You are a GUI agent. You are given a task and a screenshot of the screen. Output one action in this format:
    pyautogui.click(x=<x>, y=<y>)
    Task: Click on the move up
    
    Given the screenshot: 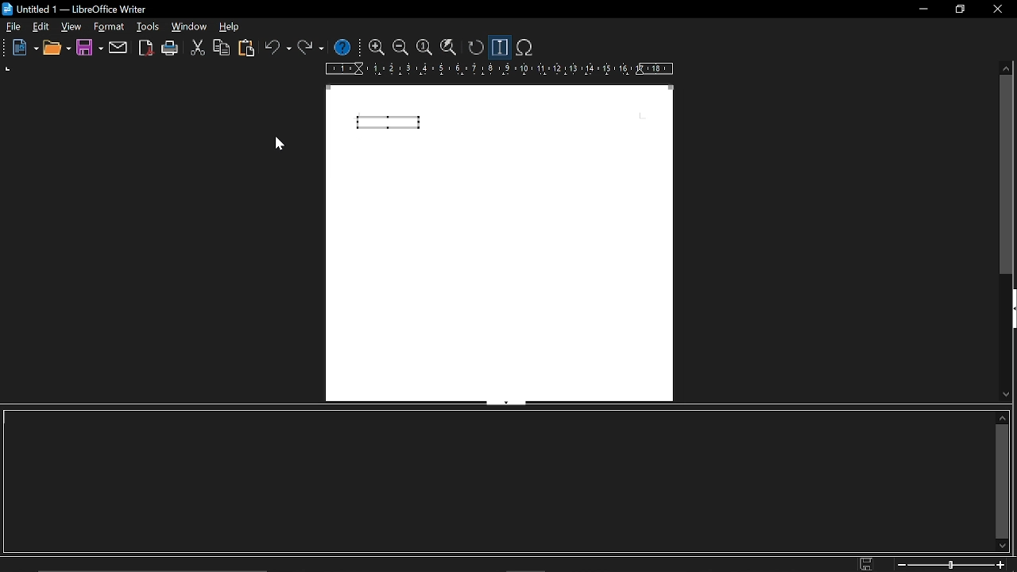 What is the action you would take?
    pyautogui.click(x=1002, y=417)
    